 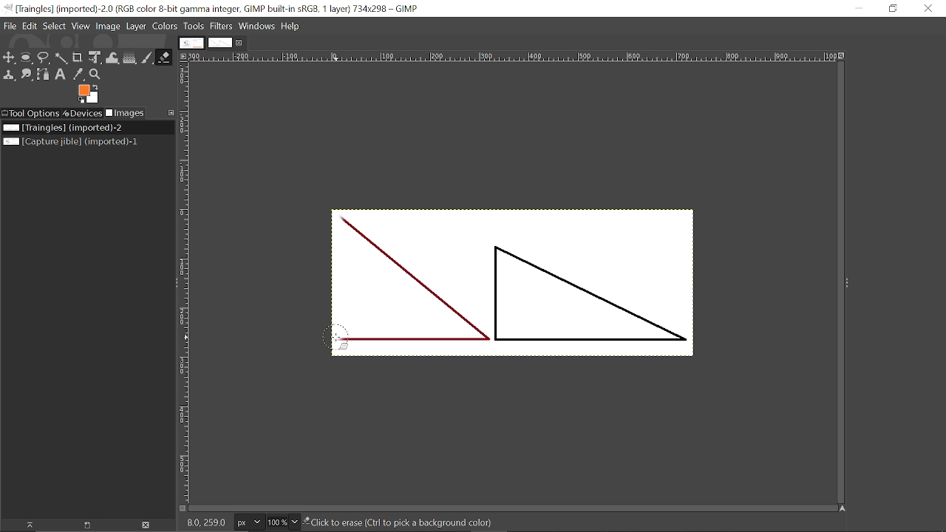 What do you see at coordinates (859, 9) in the screenshot?
I see `Minimize` at bounding box center [859, 9].